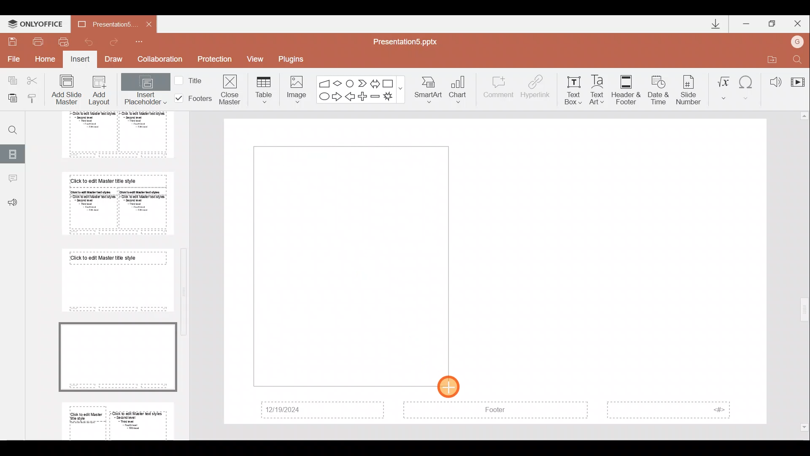 This screenshot has height=456, width=810. Describe the element at coordinates (145, 91) in the screenshot. I see `Insert placeholder` at that location.